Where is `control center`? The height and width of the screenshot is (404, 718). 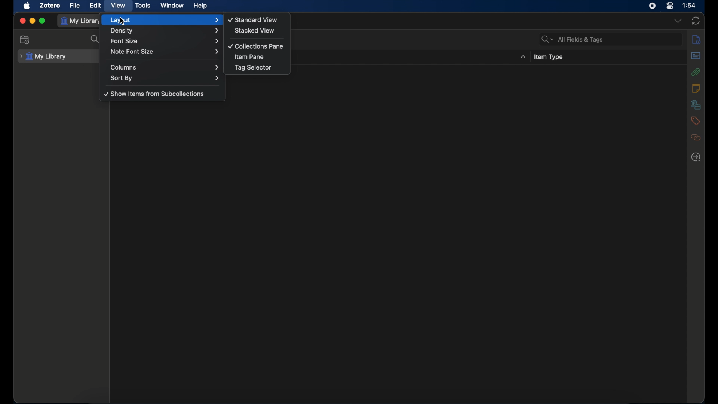
control center is located at coordinates (669, 5).